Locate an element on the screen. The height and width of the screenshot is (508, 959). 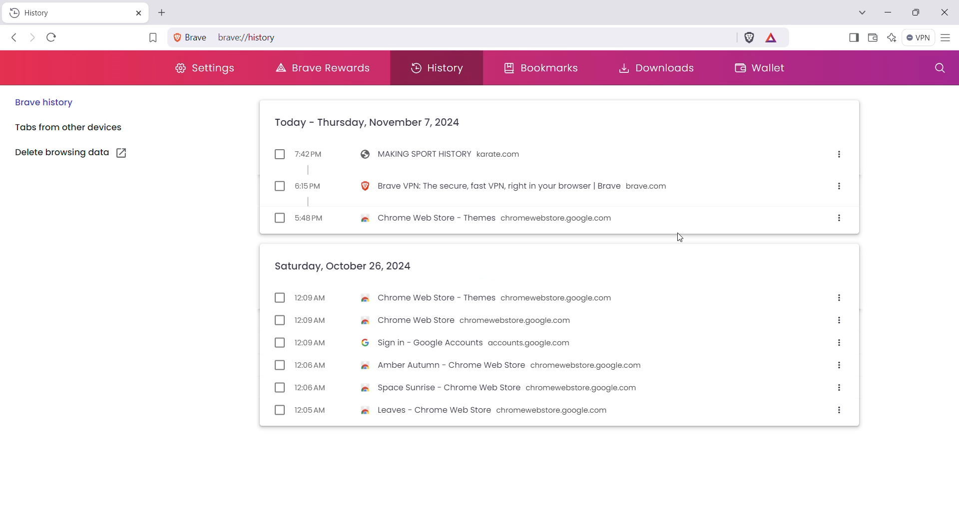
More options is located at coordinates (839, 365).